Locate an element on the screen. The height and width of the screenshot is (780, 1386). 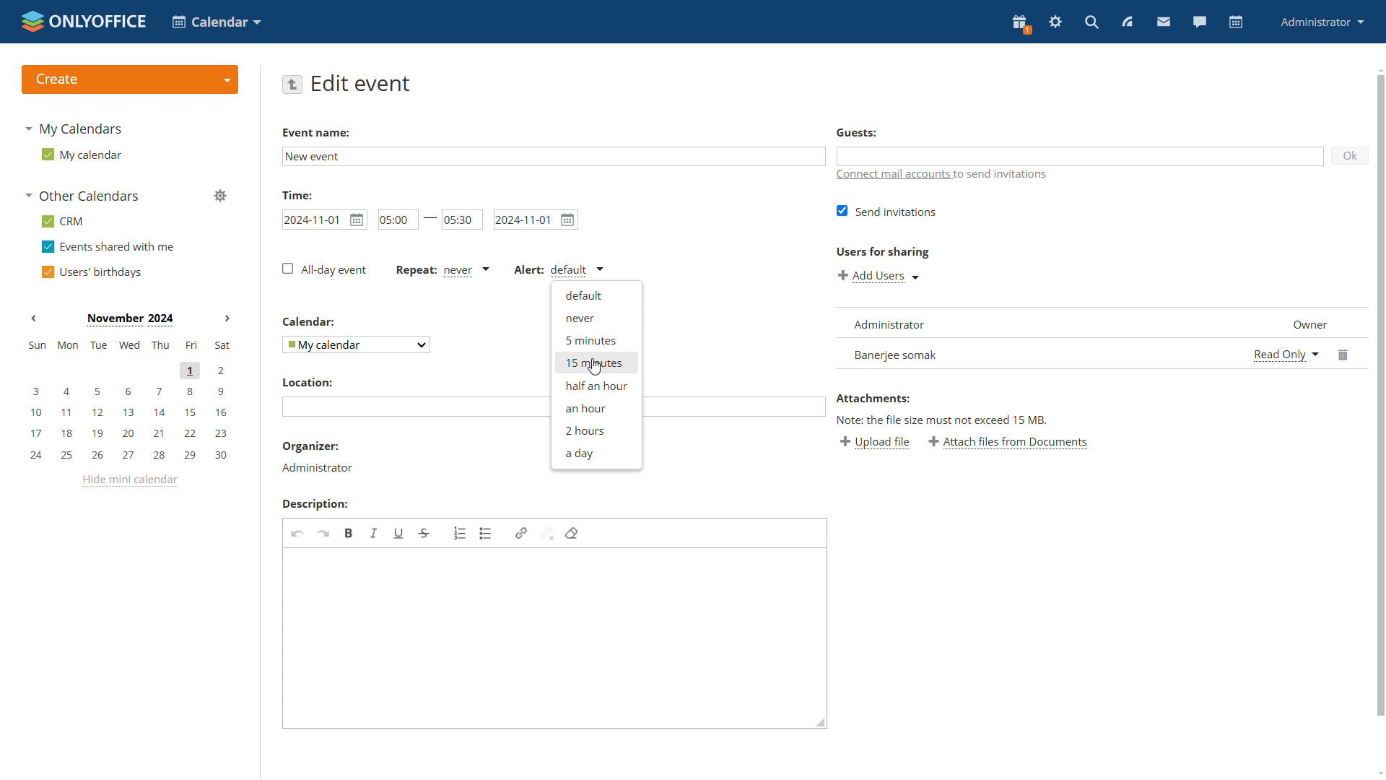
edit location is located at coordinates (414, 406).